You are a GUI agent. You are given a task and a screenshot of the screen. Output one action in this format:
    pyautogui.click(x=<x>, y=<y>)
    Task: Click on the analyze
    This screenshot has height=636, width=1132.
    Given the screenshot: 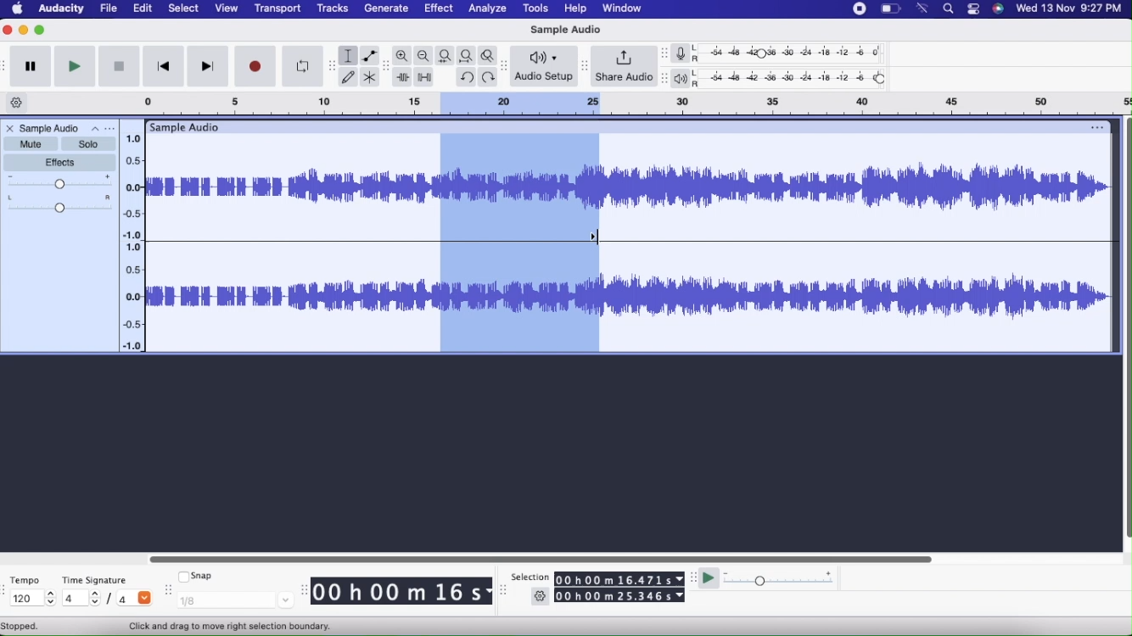 What is the action you would take?
    pyautogui.click(x=489, y=9)
    